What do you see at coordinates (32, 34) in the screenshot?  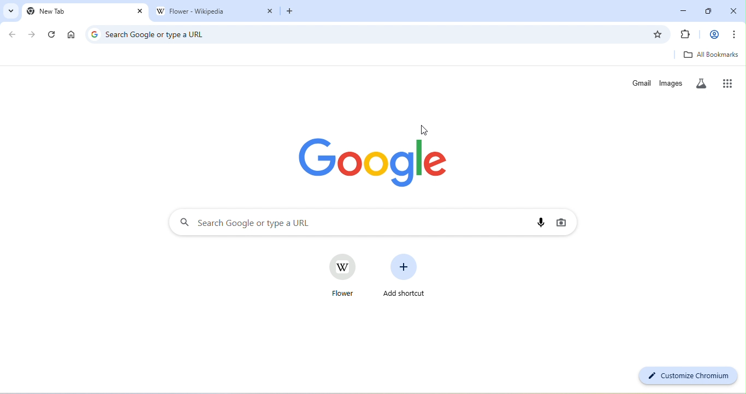 I see `forward` at bounding box center [32, 34].